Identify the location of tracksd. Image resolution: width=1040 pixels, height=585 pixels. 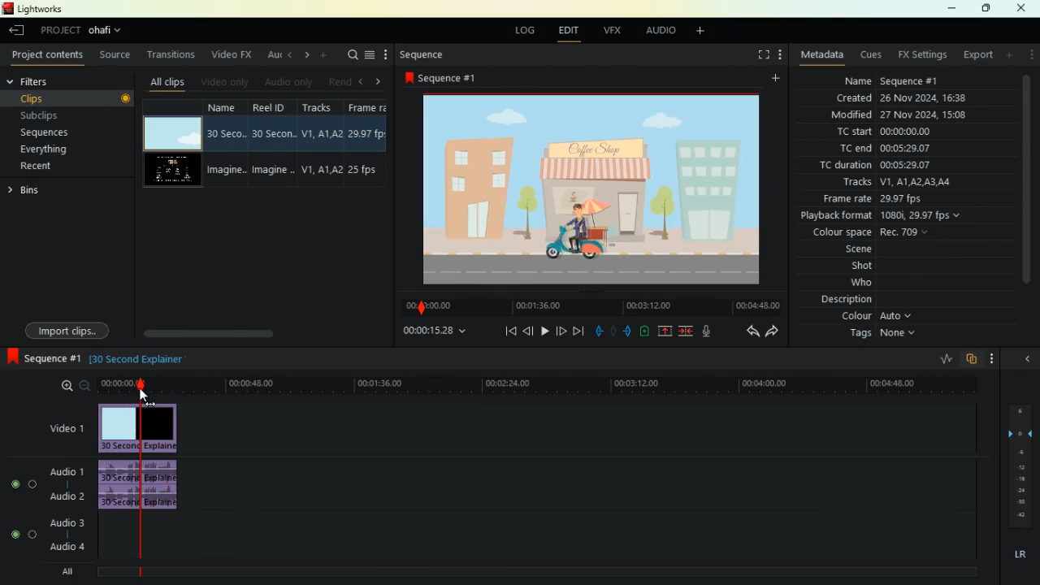
(322, 108).